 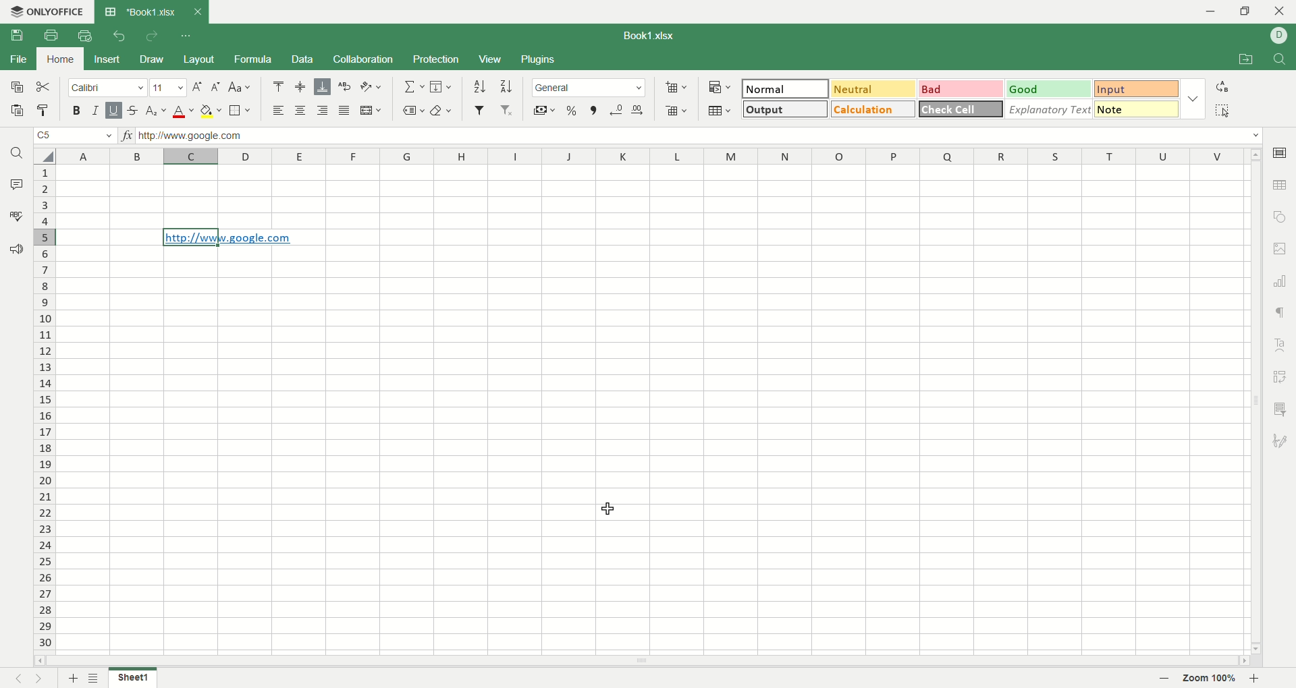 What do you see at coordinates (302, 59) in the screenshot?
I see `data` at bounding box center [302, 59].